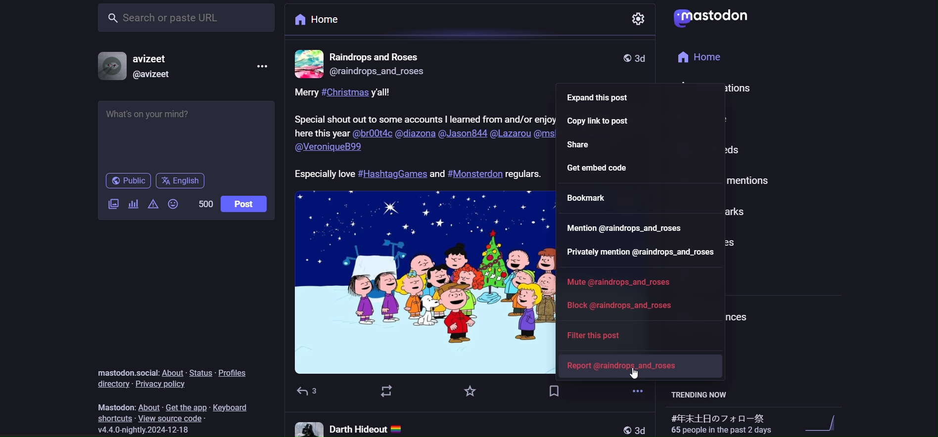 This screenshot has width=938, height=437. Describe the element at coordinates (580, 144) in the screenshot. I see `share` at that location.